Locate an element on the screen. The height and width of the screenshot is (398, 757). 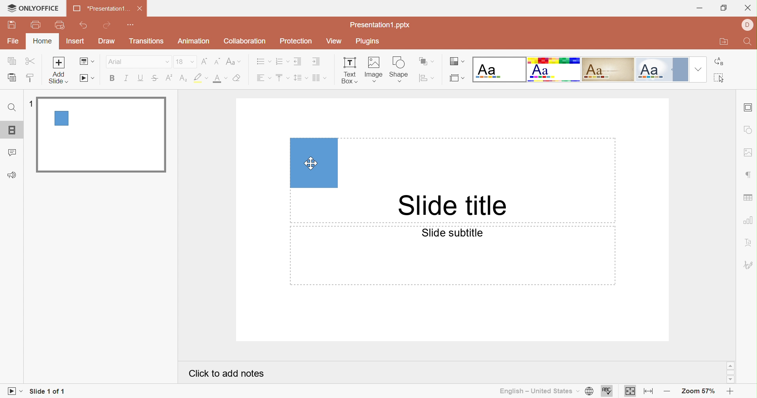
Bold is located at coordinates (113, 78).